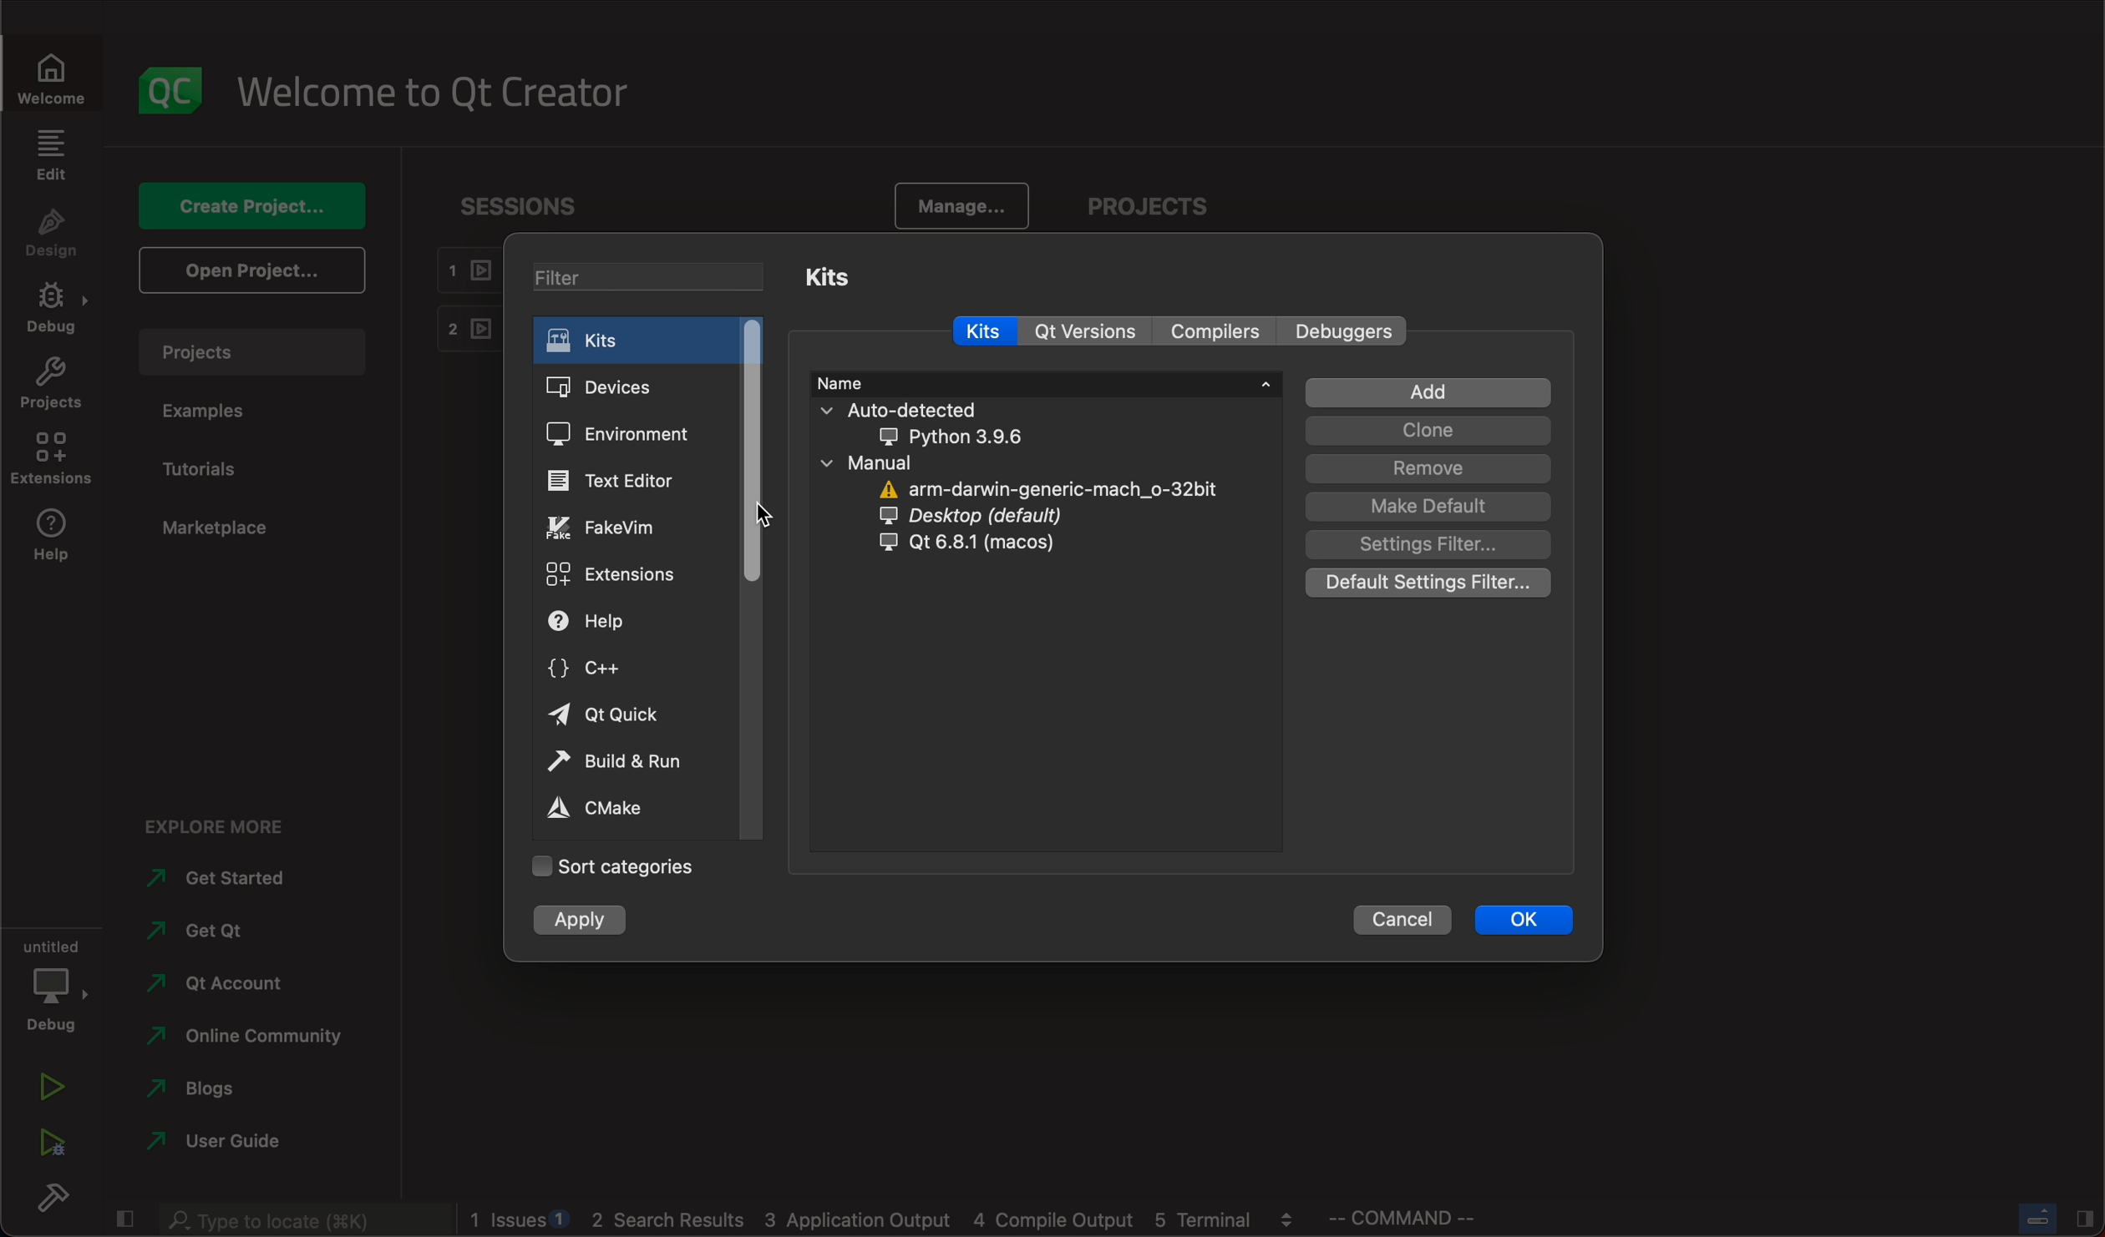  Describe the element at coordinates (962, 204) in the screenshot. I see `manage` at that location.